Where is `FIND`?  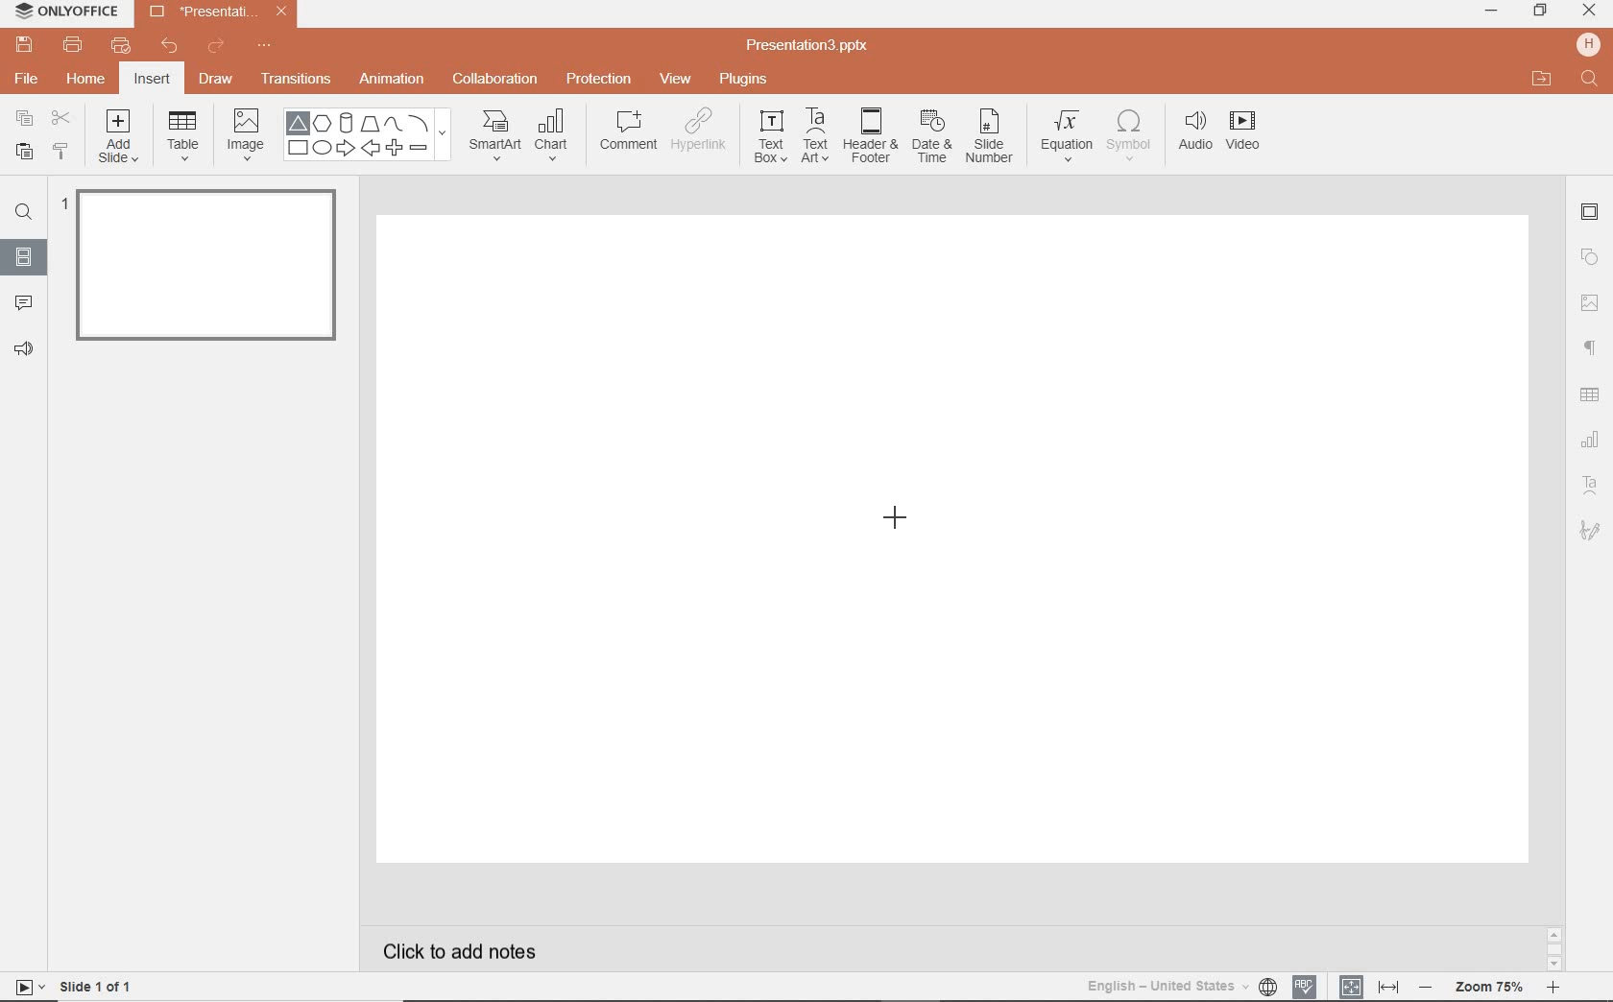
FIND is located at coordinates (1591, 81).